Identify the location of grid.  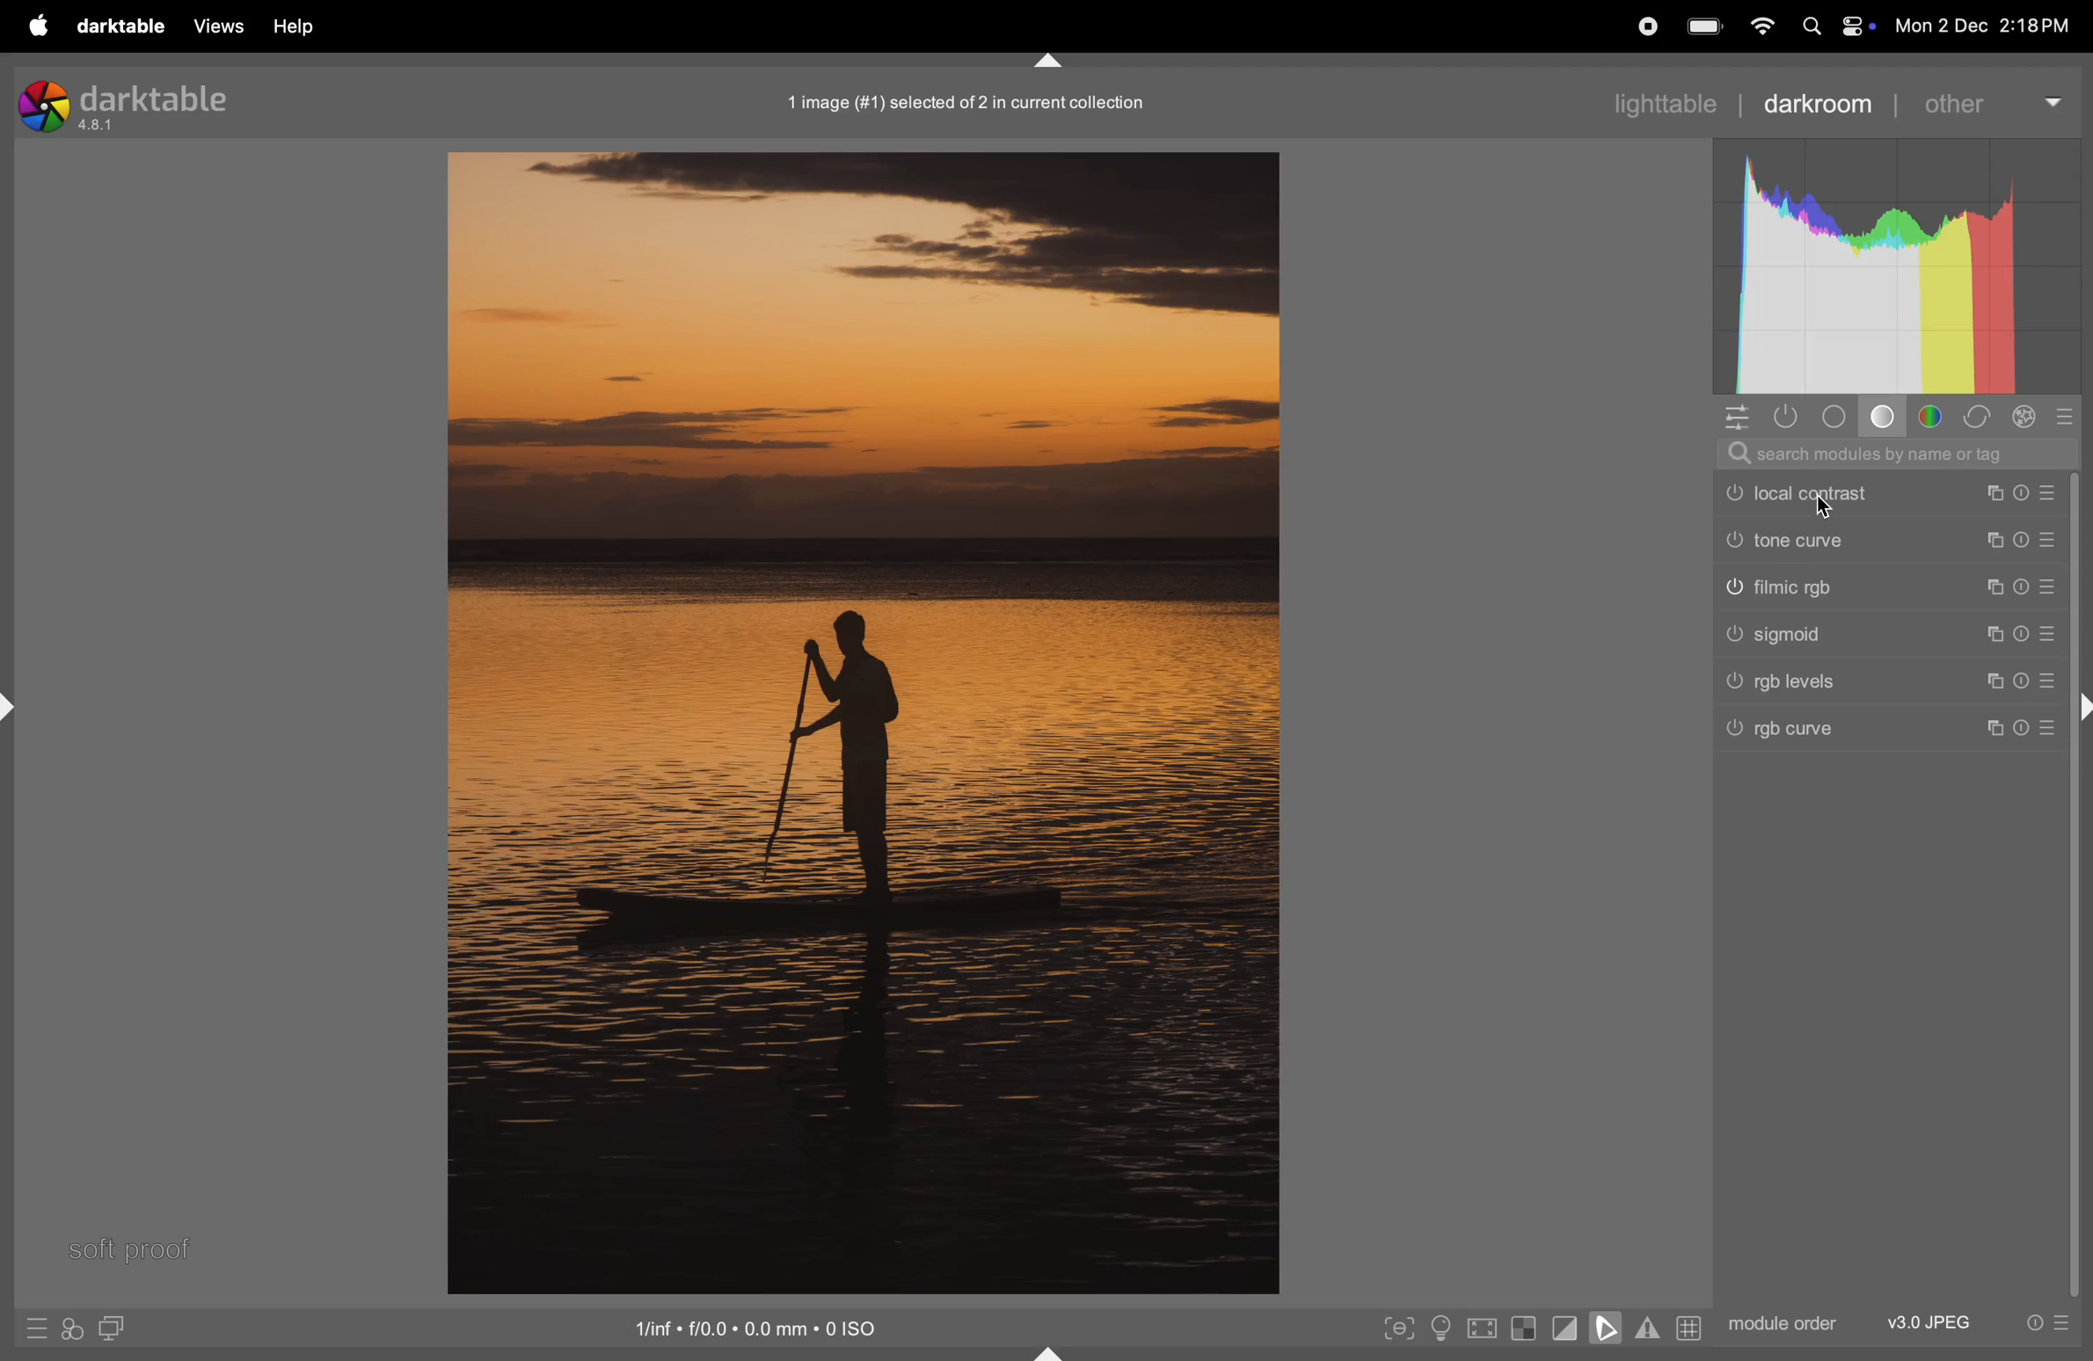
(1688, 1326).